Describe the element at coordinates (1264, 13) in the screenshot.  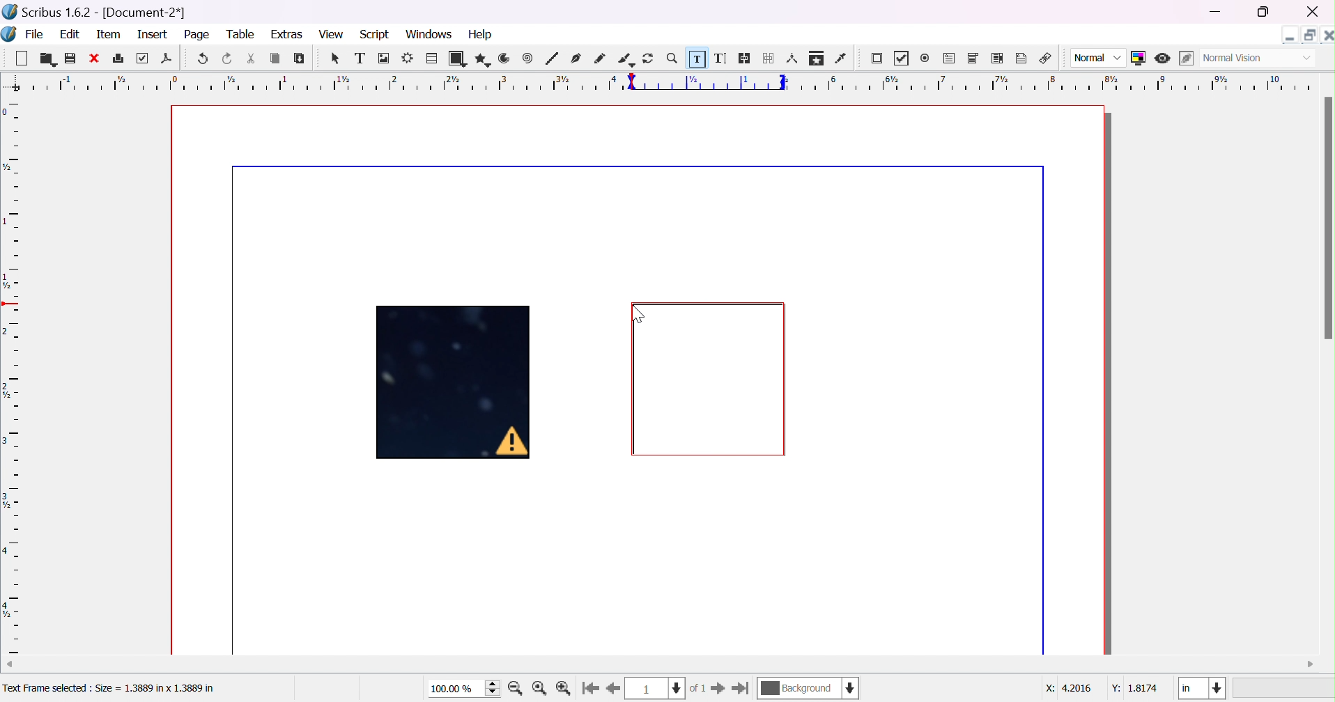
I see `restore down` at that location.